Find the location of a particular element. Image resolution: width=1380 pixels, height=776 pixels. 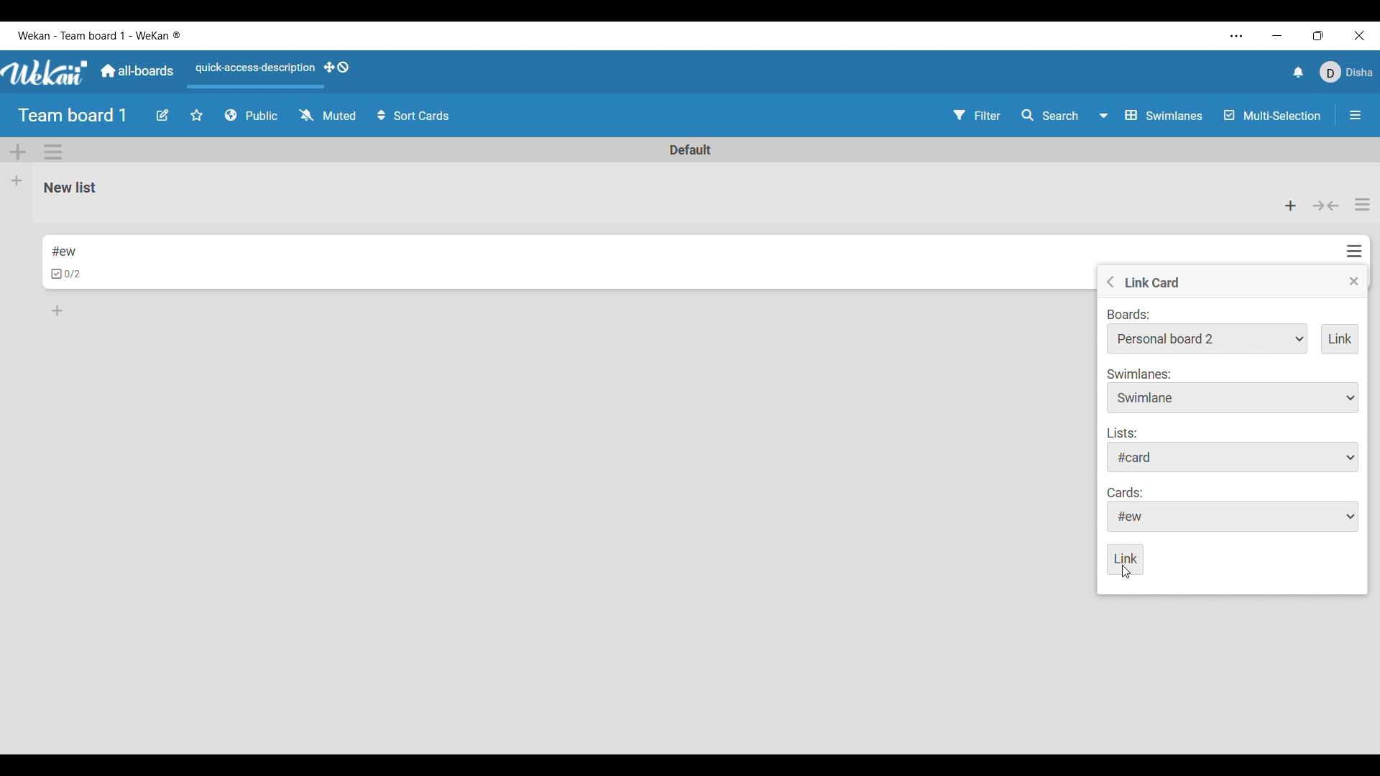

Save inputs made is located at coordinates (1126, 560).